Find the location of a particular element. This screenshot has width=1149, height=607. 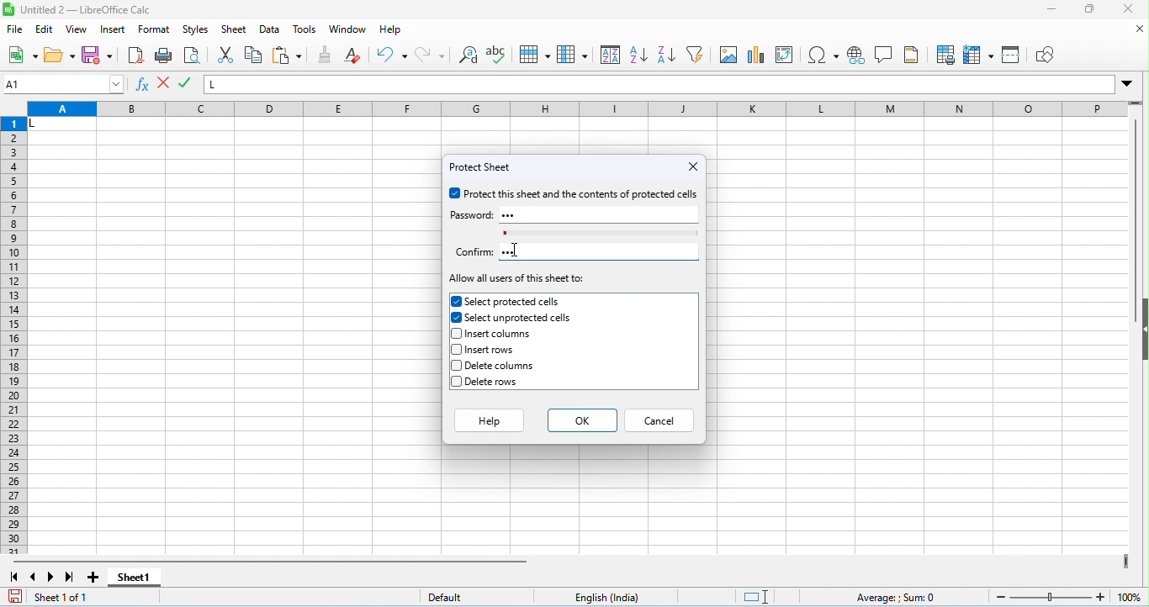

insert comment is located at coordinates (885, 55).